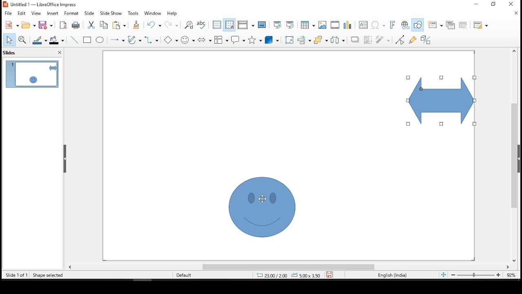 Image resolution: width=522 pixels, height=294 pixels. What do you see at coordinates (320, 40) in the screenshot?
I see `arrange` at bounding box center [320, 40].